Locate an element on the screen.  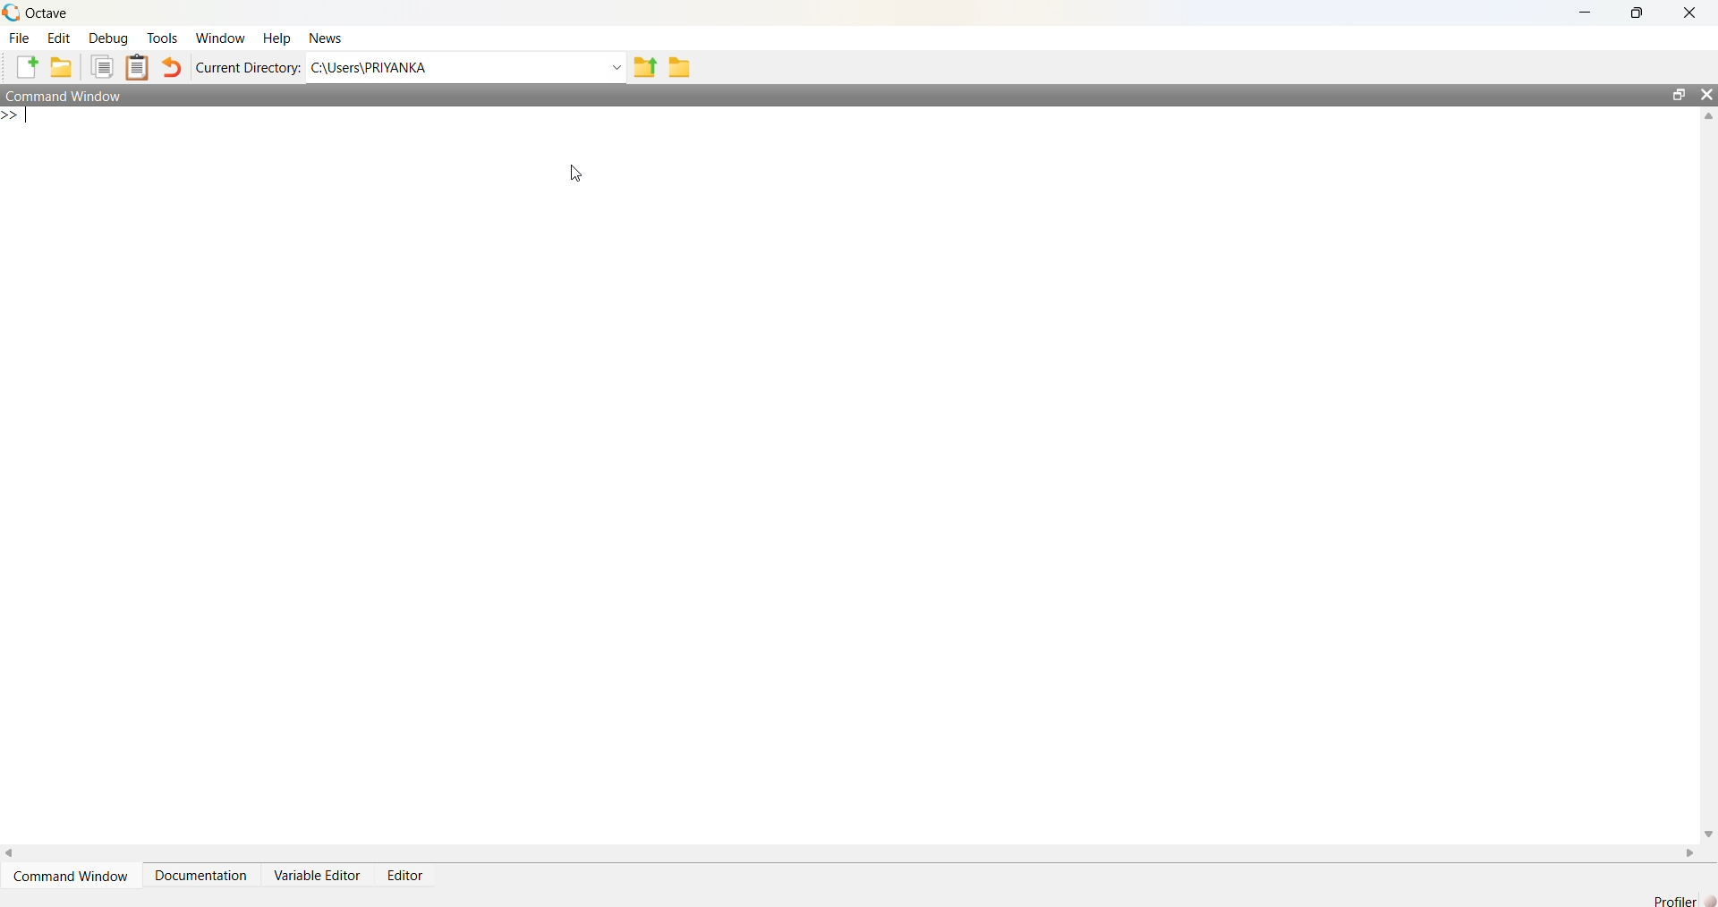
Profiler is located at coordinates (1677, 899).